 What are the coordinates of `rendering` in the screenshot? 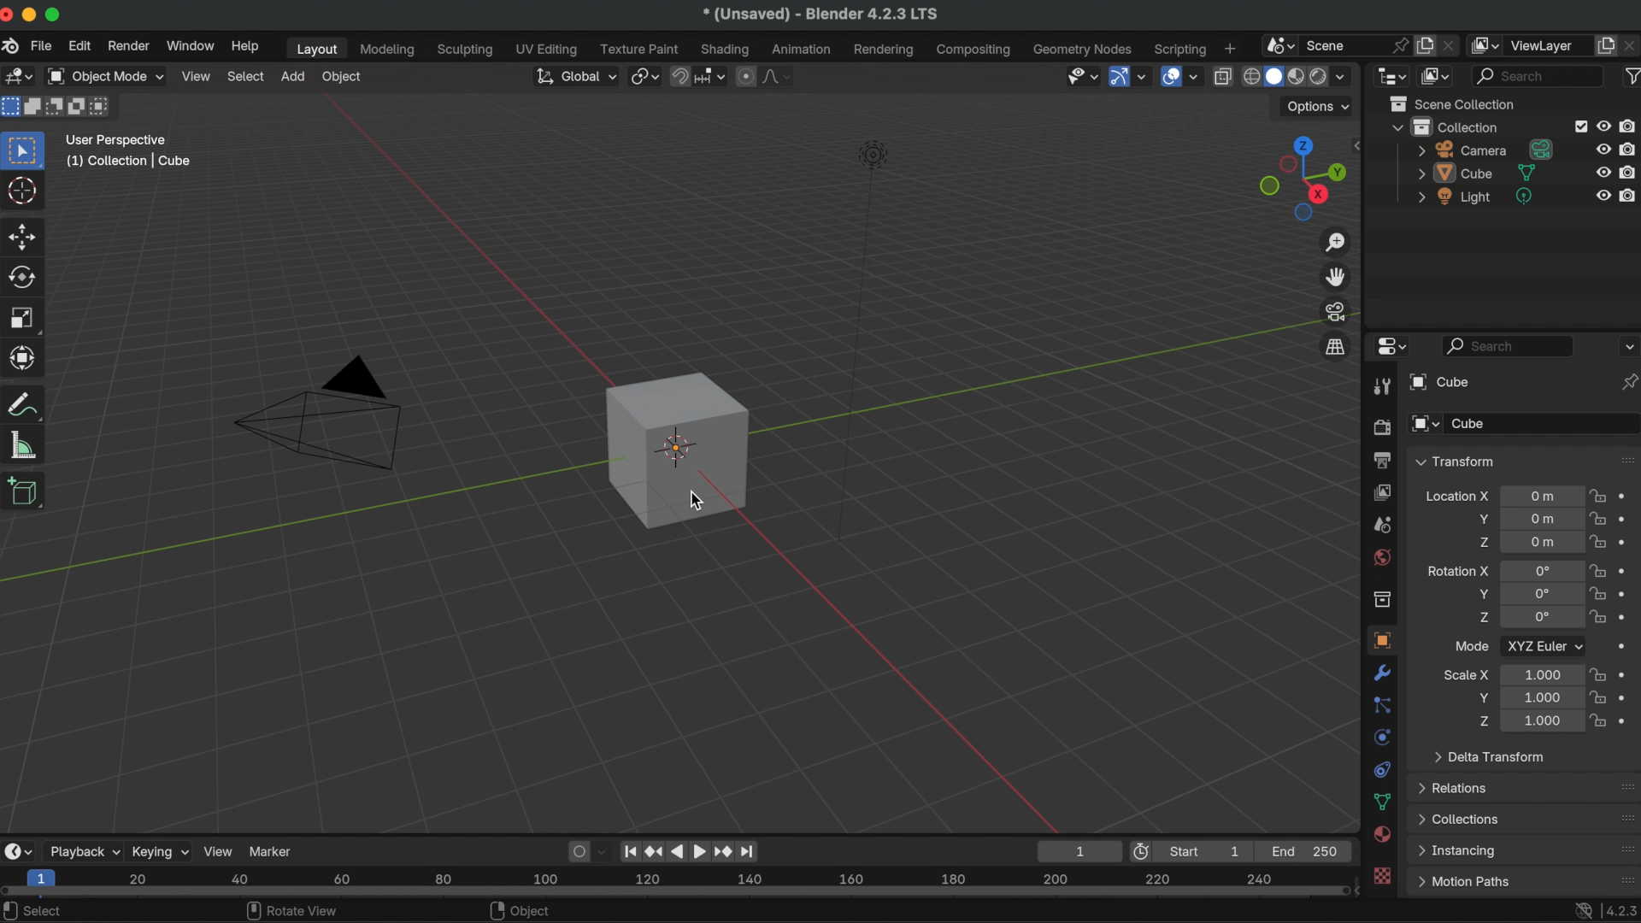 It's located at (884, 50).